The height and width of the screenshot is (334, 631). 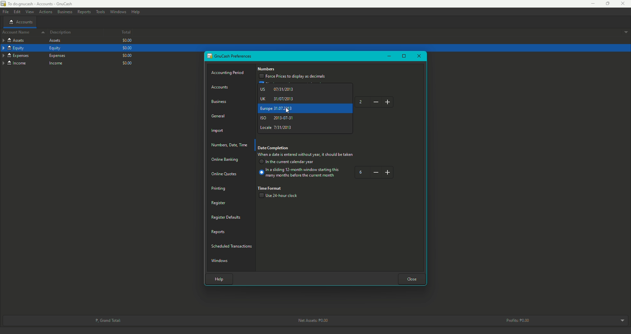 What do you see at coordinates (127, 55) in the screenshot?
I see `$0` at bounding box center [127, 55].